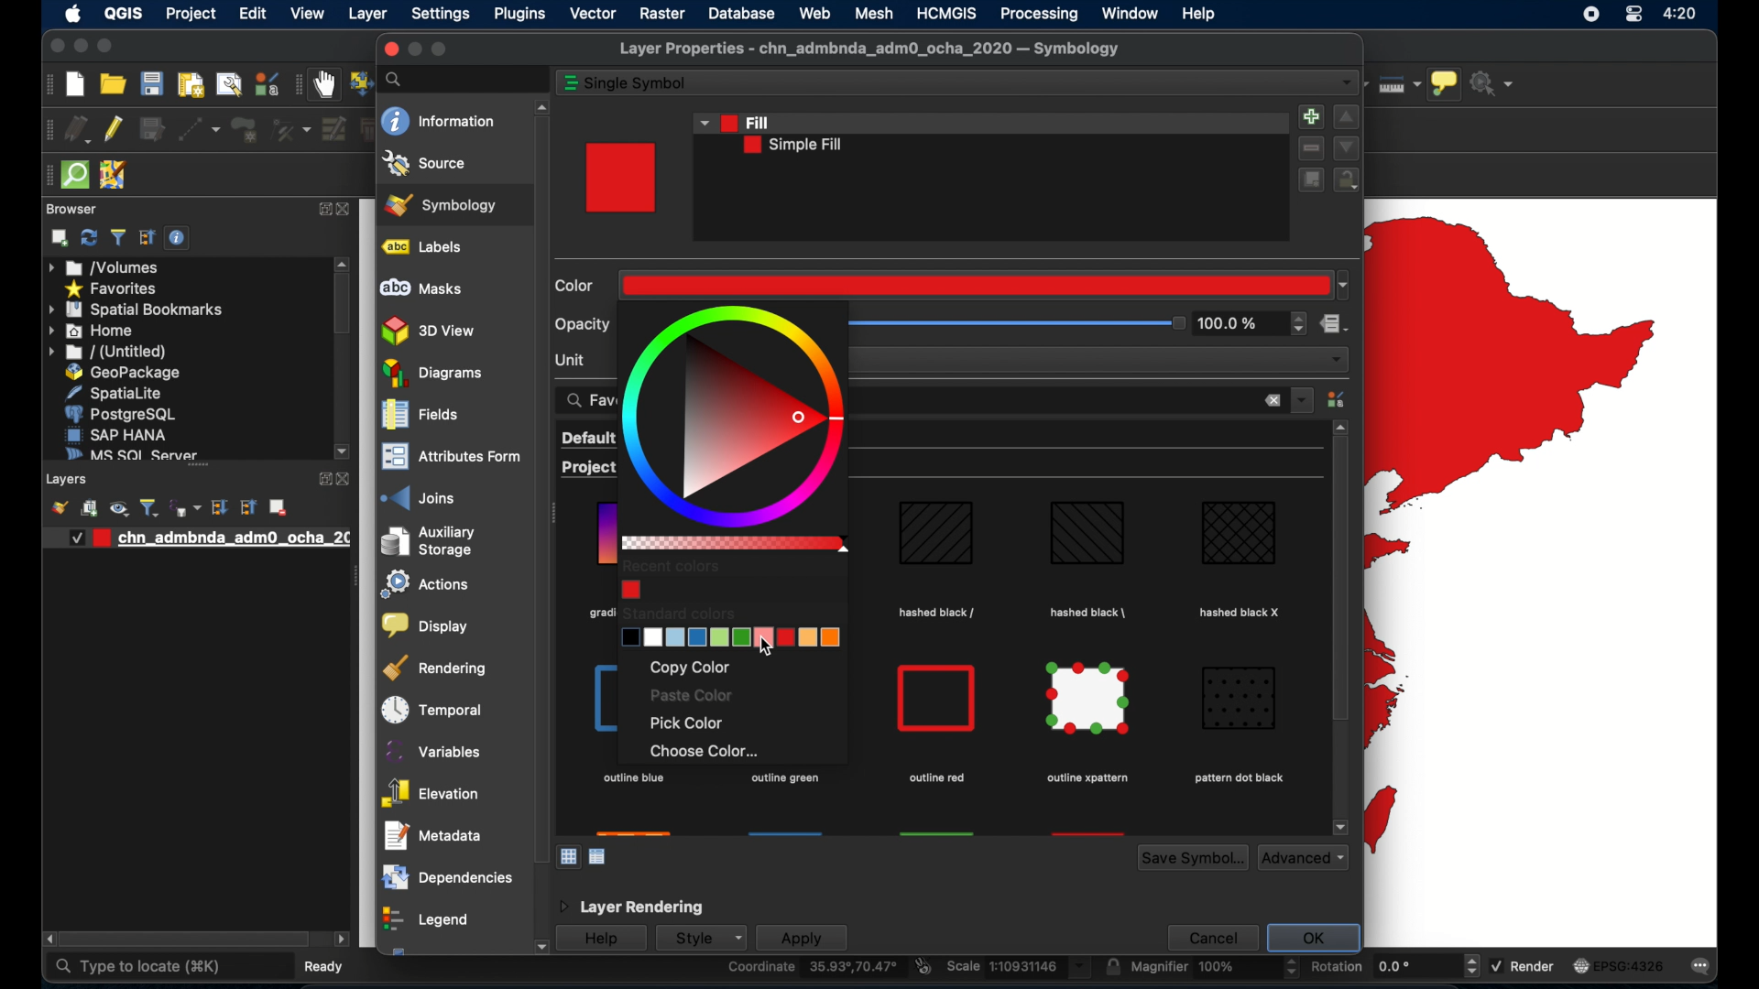  I want to click on increase or decrease rotation value, so click(1475, 966).